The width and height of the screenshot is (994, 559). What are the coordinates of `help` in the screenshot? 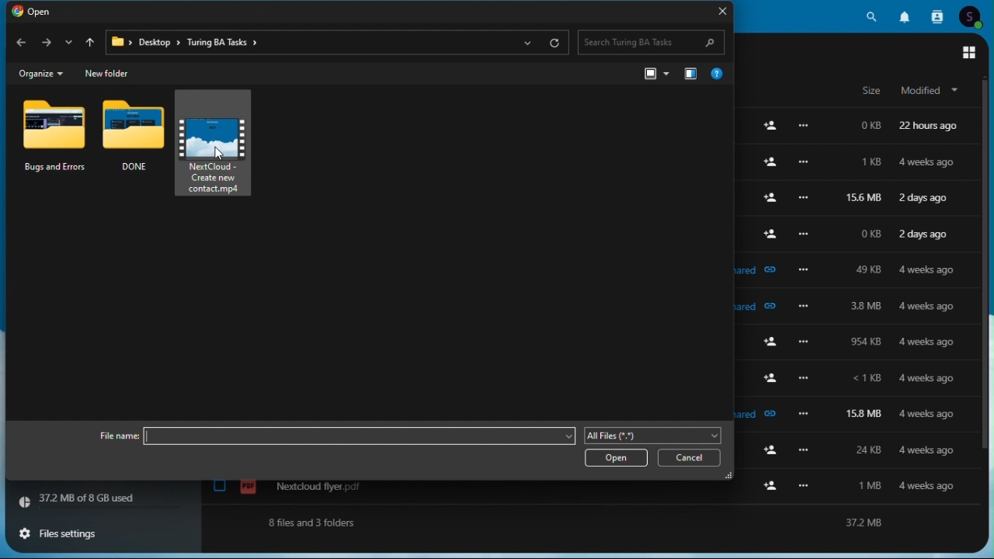 It's located at (720, 75).